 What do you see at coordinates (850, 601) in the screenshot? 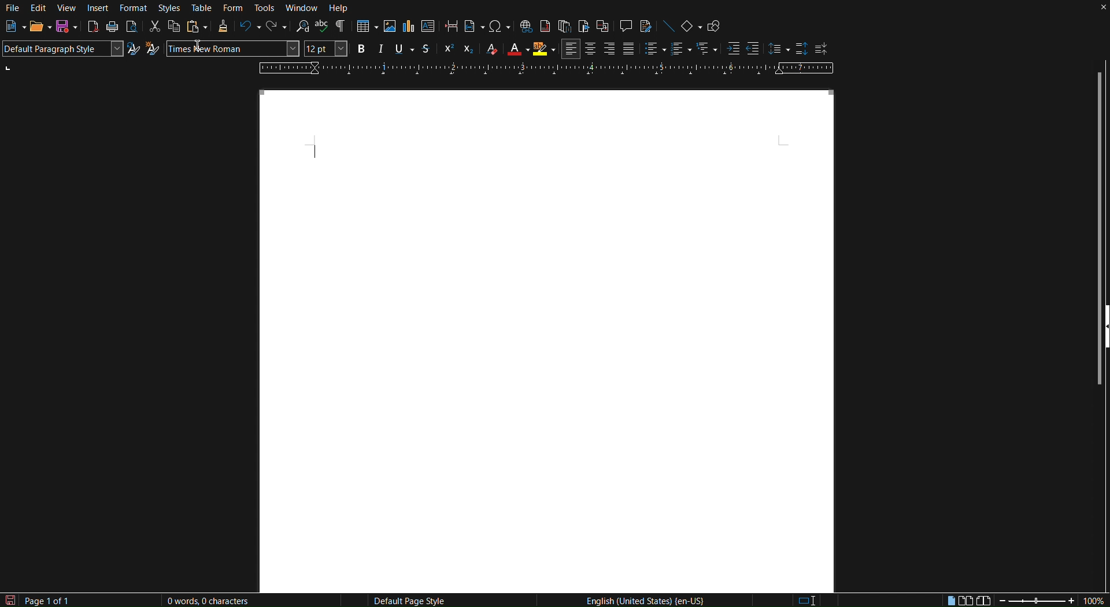
I see `Digital signature: the document is not signed.` at bounding box center [850, 601].